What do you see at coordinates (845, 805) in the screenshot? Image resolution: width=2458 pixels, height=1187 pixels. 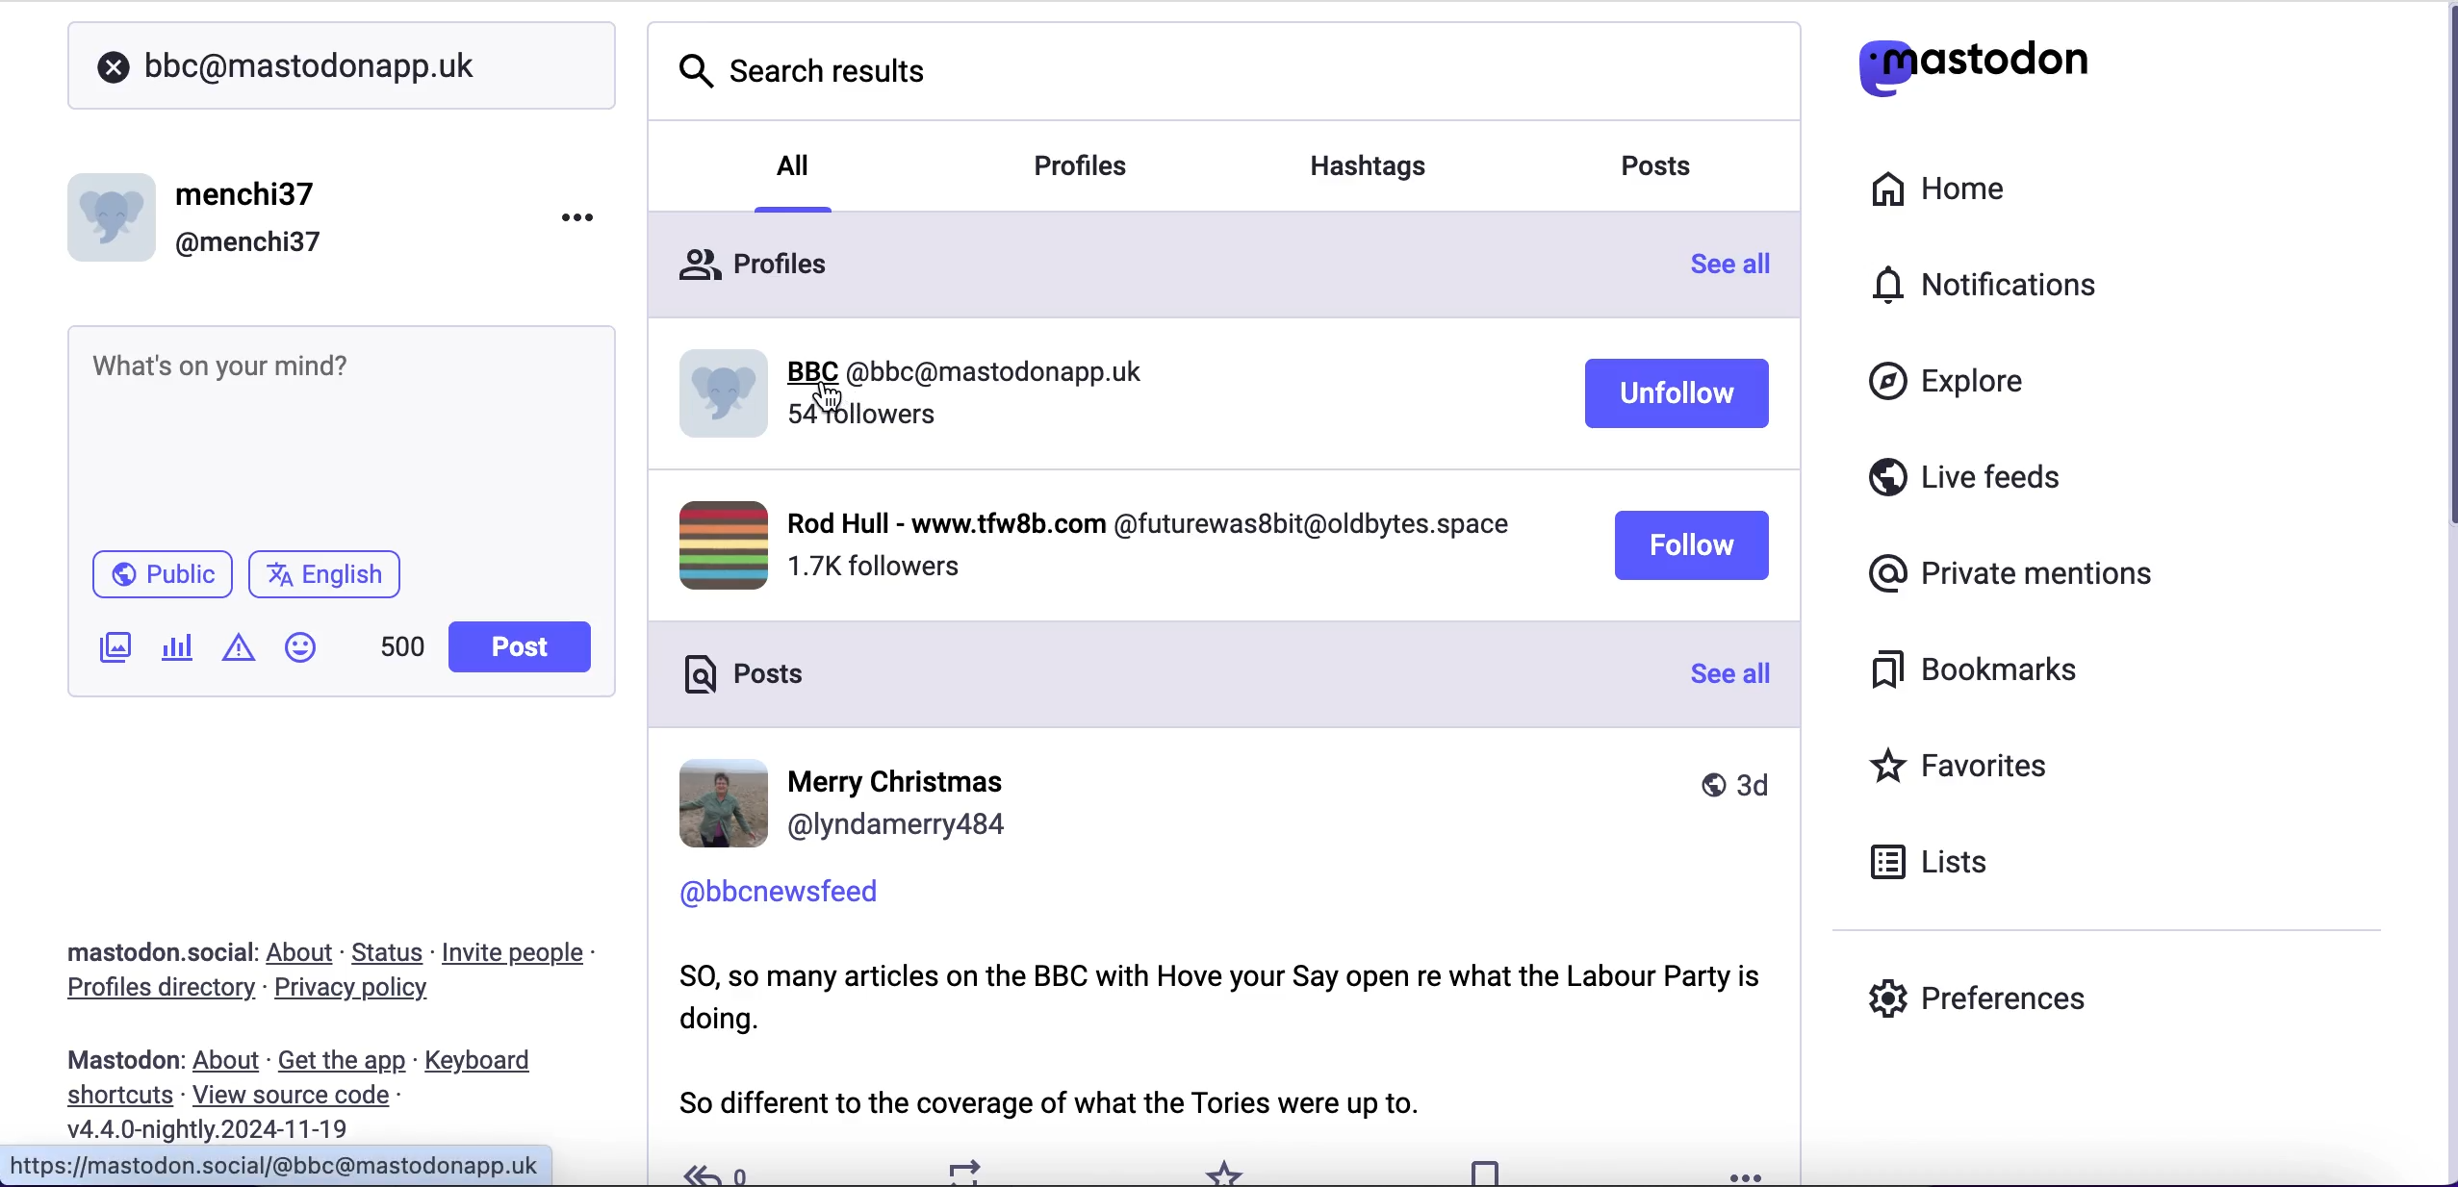 I see `ser` at bounding box center [845, 805].